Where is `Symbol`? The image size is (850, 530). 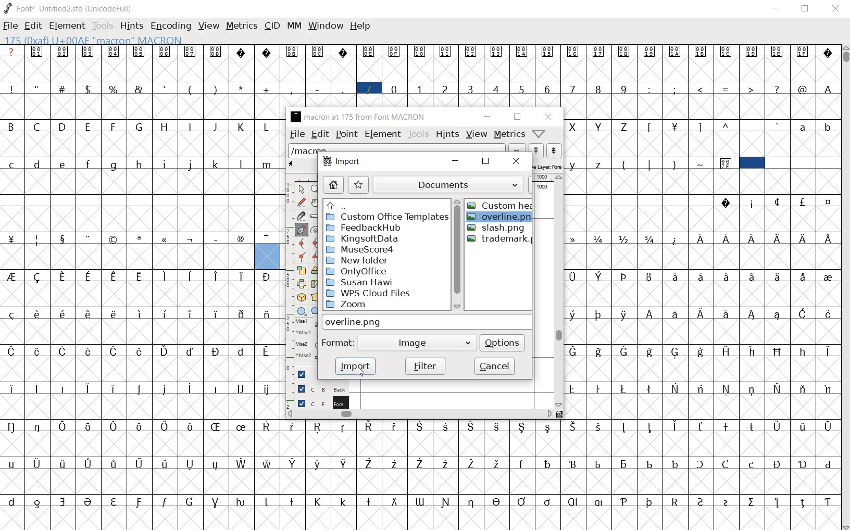 Symbol is located at coordinates (600, 238).